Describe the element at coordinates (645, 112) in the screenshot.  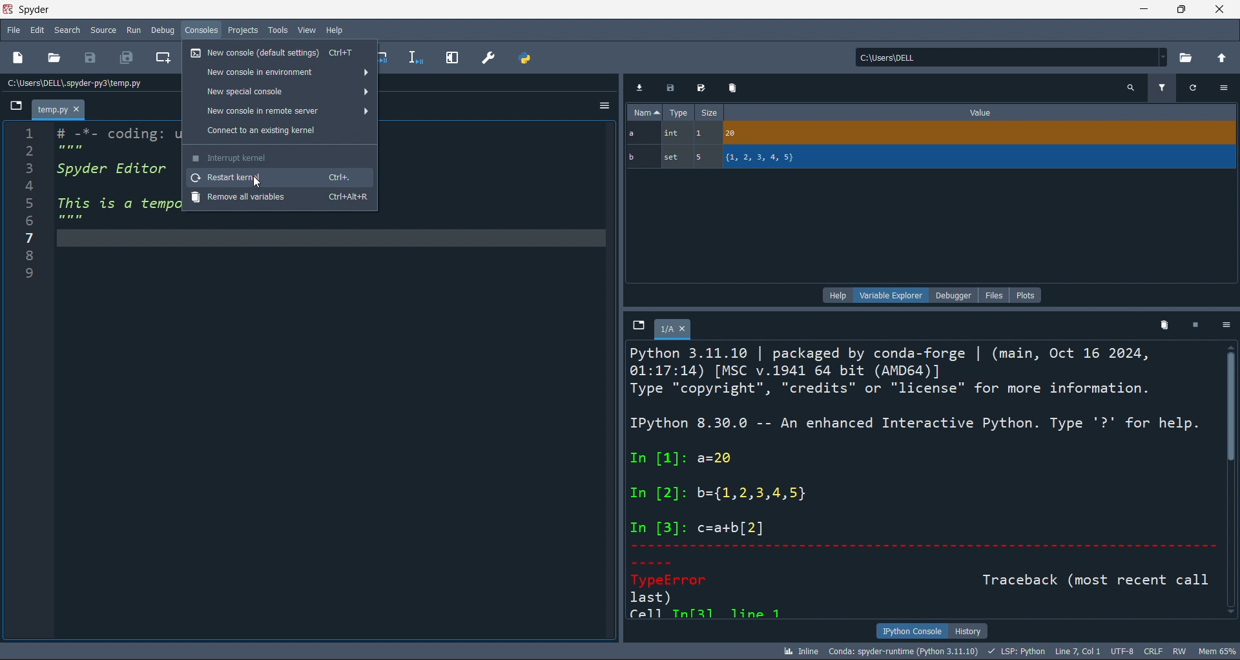
I see `name` at that location.